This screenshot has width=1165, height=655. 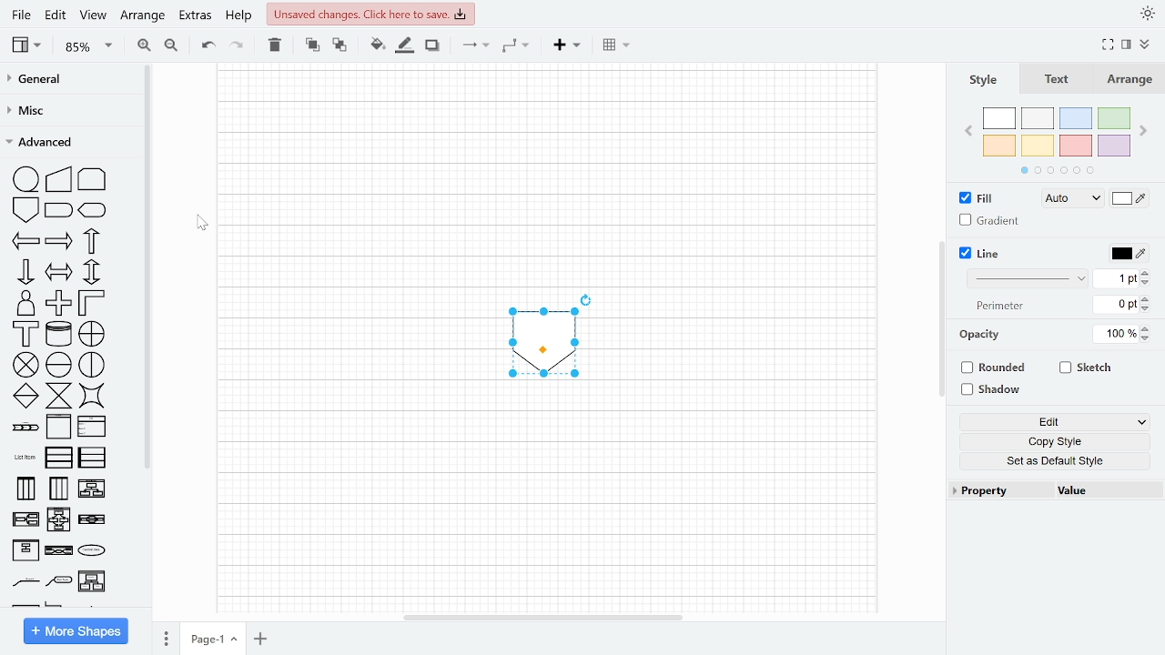 I want to click on Increase line width, so click(x=1146, y=273).